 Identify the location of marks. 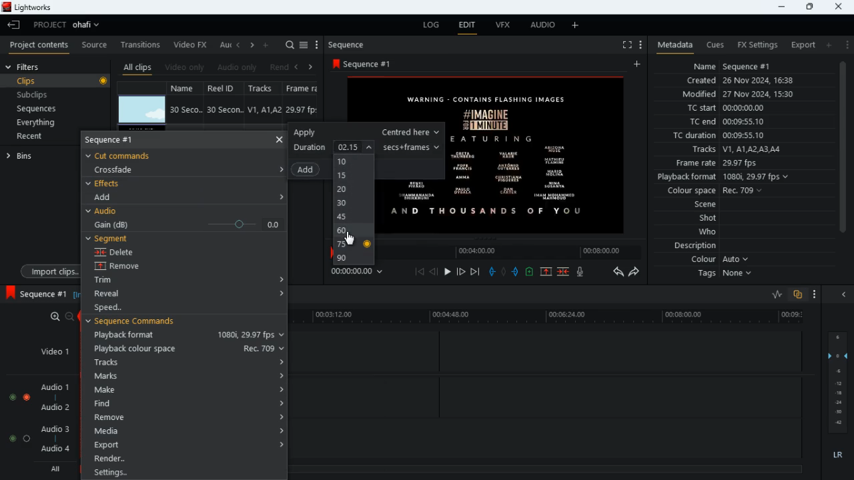
(189, 376).